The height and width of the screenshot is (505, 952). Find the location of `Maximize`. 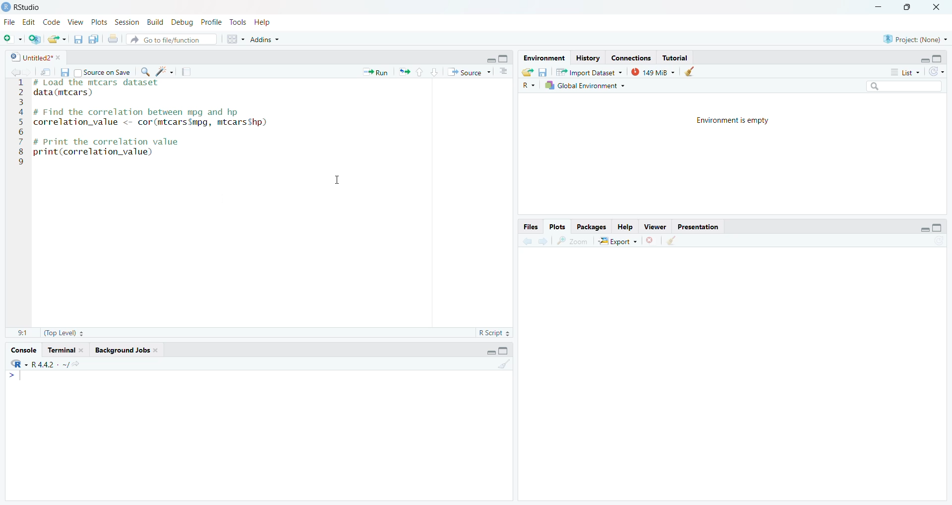

Maximize is located at coordinates (505, 58).